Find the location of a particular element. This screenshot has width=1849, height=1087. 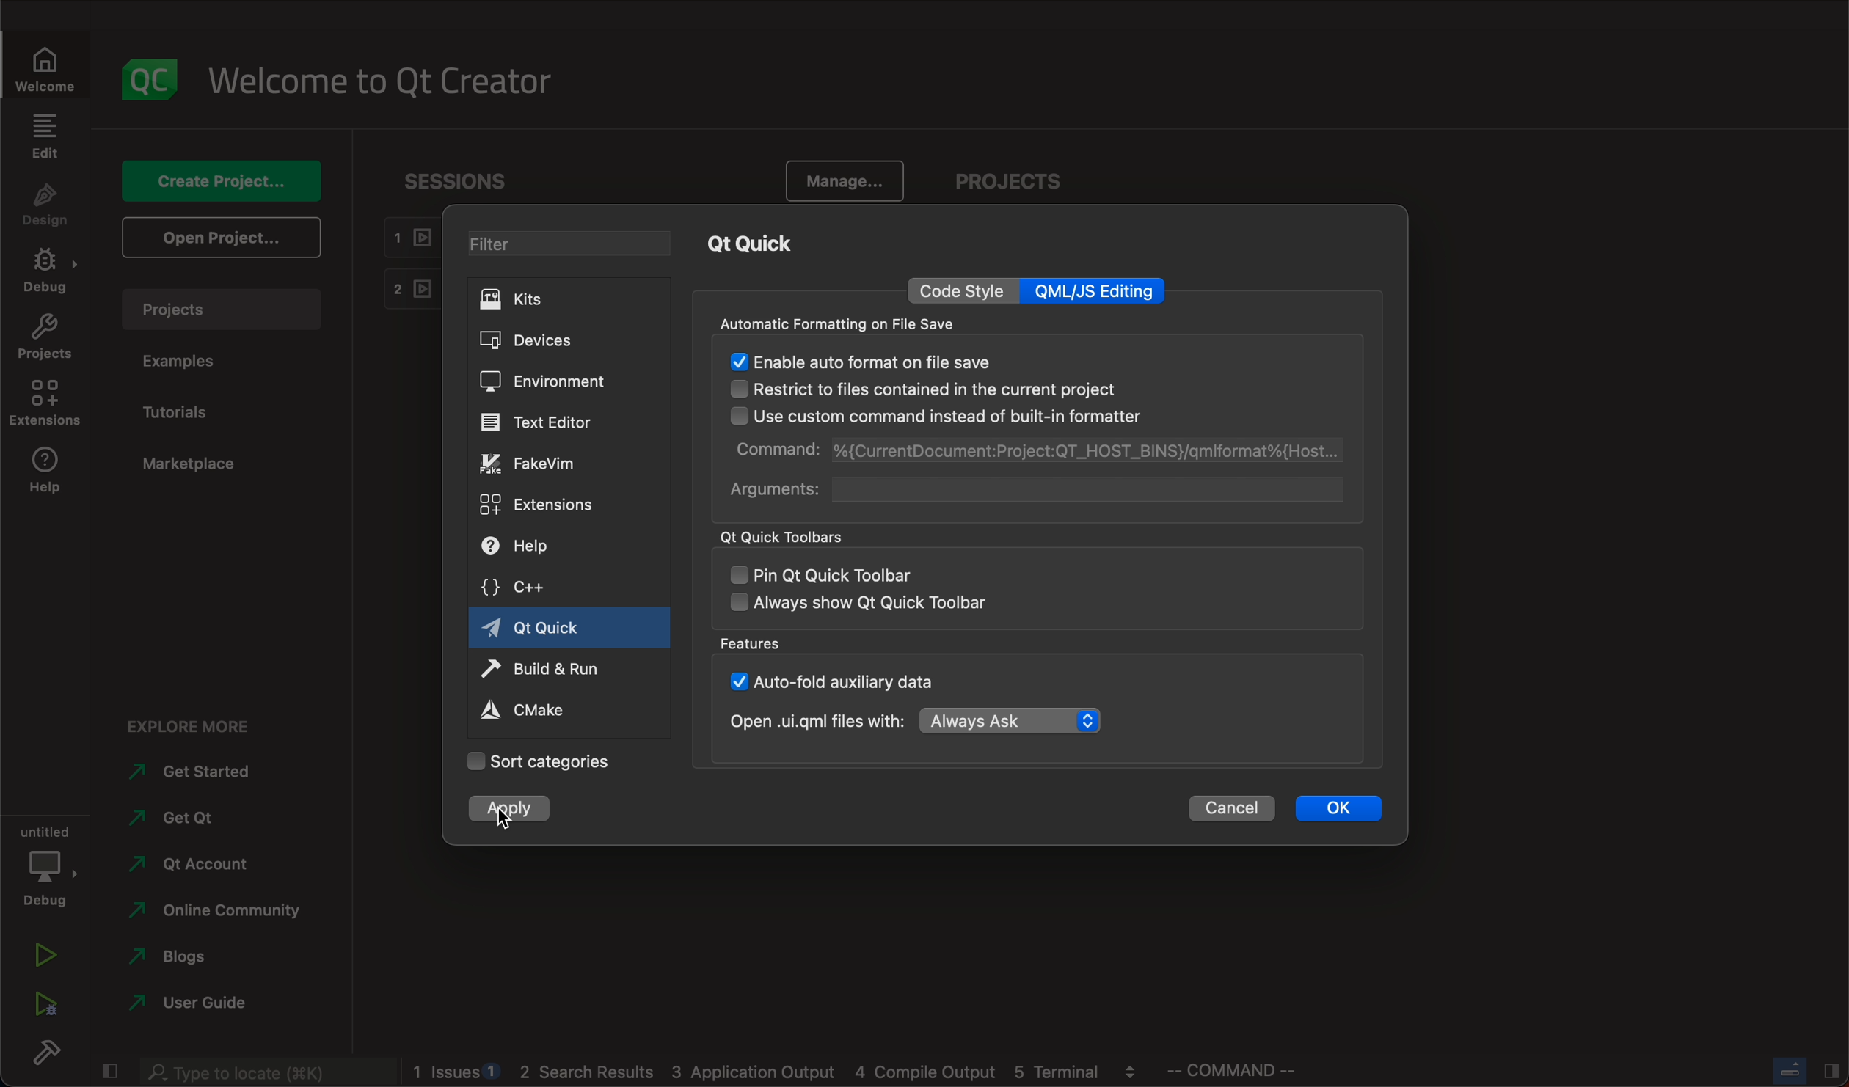

started is located at coordinates (194, 772).